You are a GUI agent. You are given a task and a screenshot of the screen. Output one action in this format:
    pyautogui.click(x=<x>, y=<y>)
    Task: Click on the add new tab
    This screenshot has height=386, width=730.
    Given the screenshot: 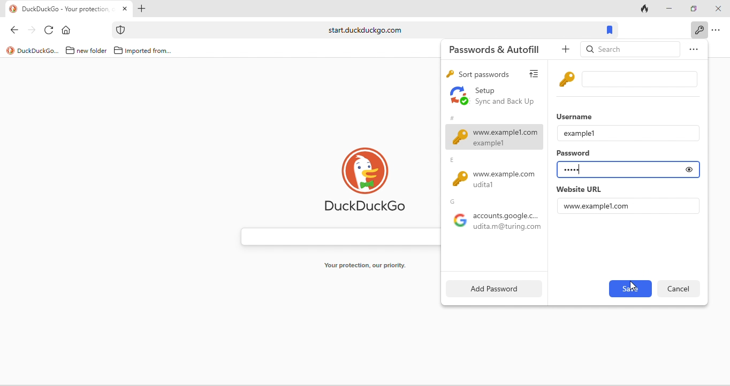 What is the action you would take?
    pyautogui.click(x=143, y=9)
    